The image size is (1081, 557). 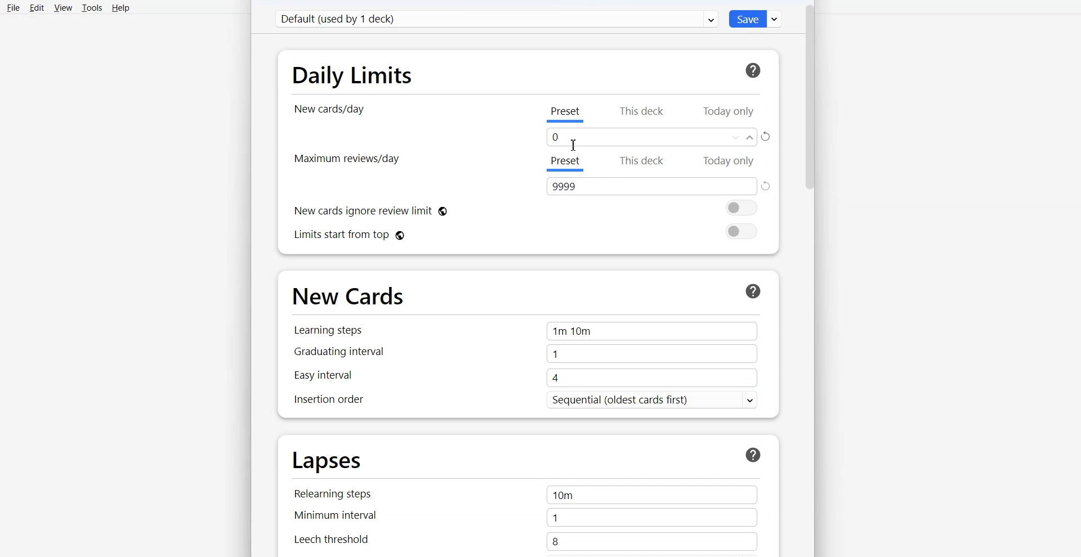 What do you see at coordinates (91, 8) in the screenshot?
I see `Tools` at bounding box center [91, 8].